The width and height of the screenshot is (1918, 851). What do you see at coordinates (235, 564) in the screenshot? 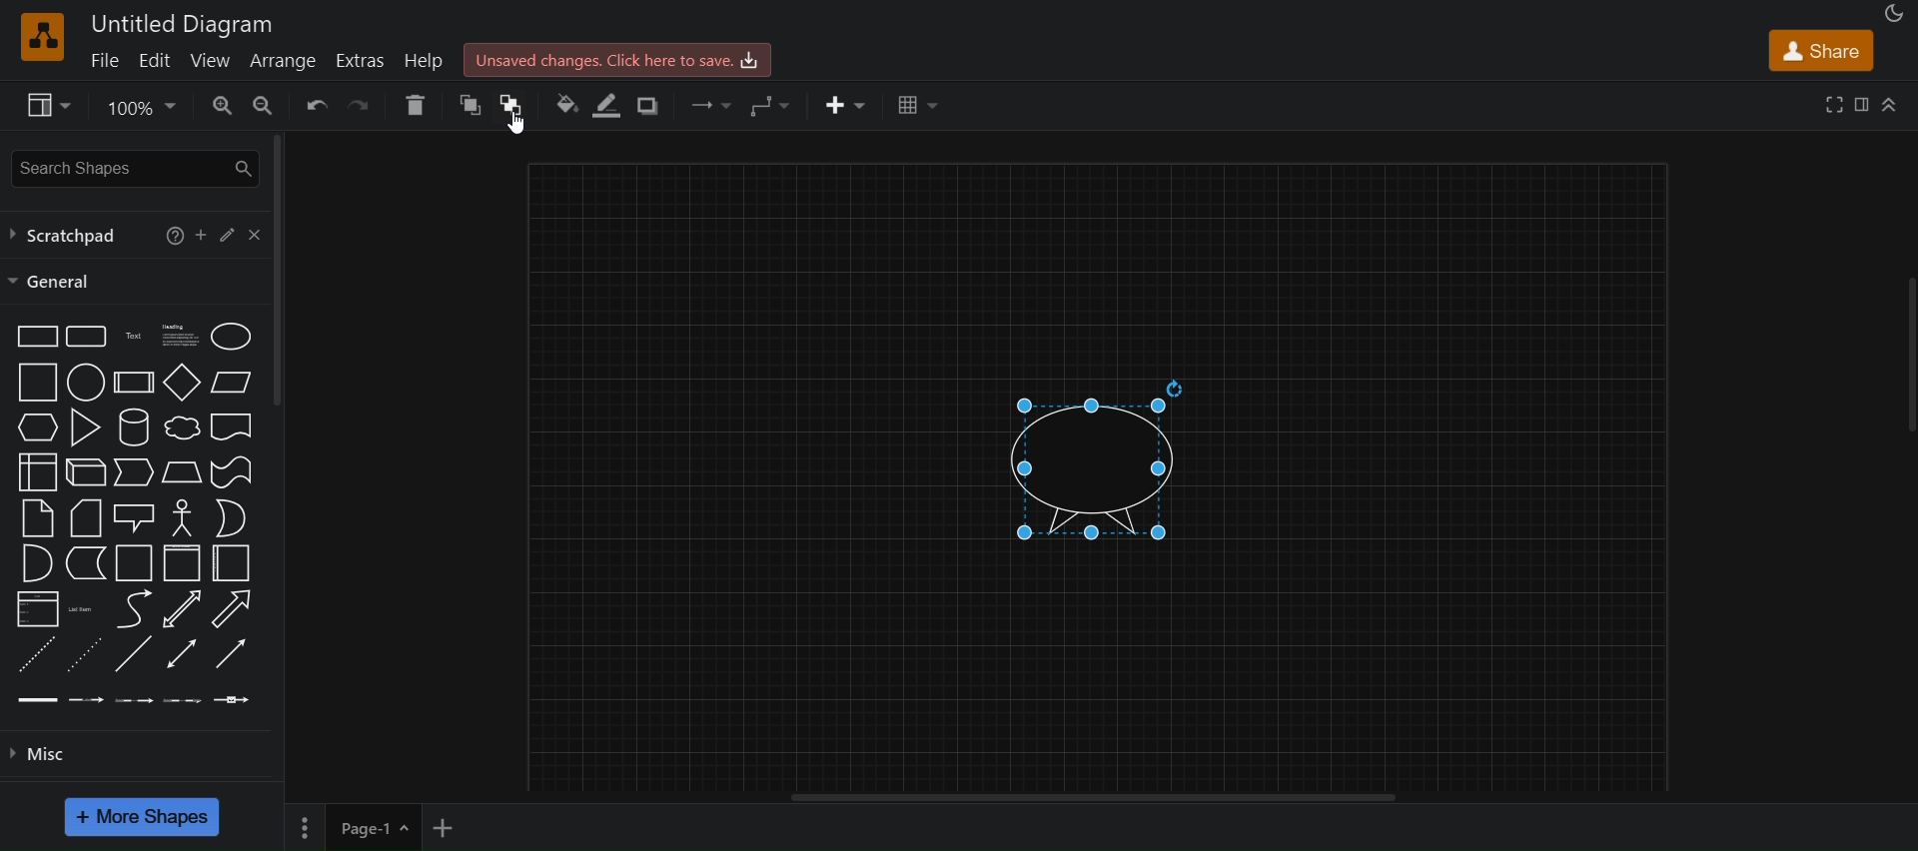
I see `container` at bounding box center [235, 564].